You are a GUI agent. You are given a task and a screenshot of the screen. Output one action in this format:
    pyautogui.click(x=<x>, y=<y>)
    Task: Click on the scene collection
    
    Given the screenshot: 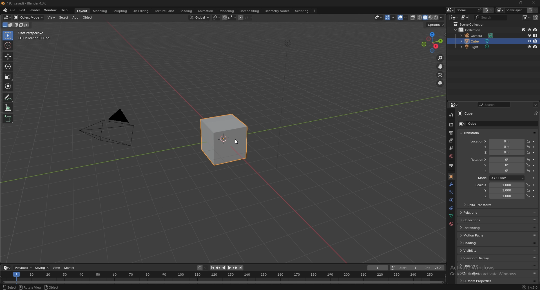 What is the action you would take?
    pyautogui.click(x=470, y=24)
    